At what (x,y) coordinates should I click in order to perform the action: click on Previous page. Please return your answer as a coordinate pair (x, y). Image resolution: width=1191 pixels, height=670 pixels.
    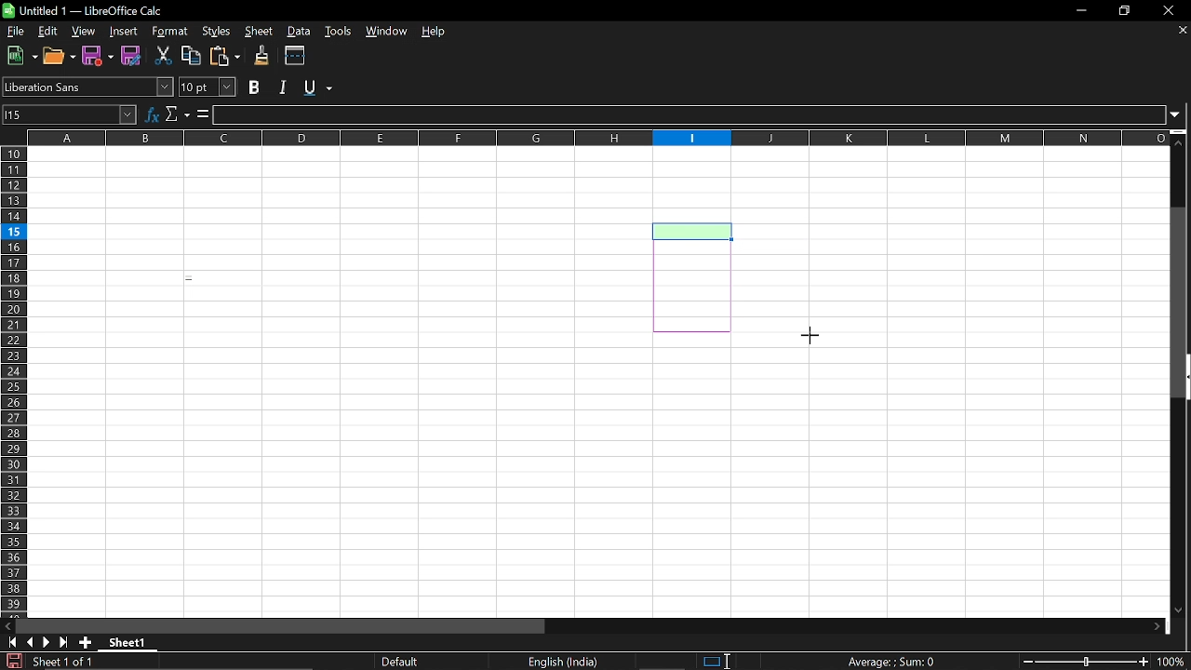
    Looking at the image, I should click on (32, 642).